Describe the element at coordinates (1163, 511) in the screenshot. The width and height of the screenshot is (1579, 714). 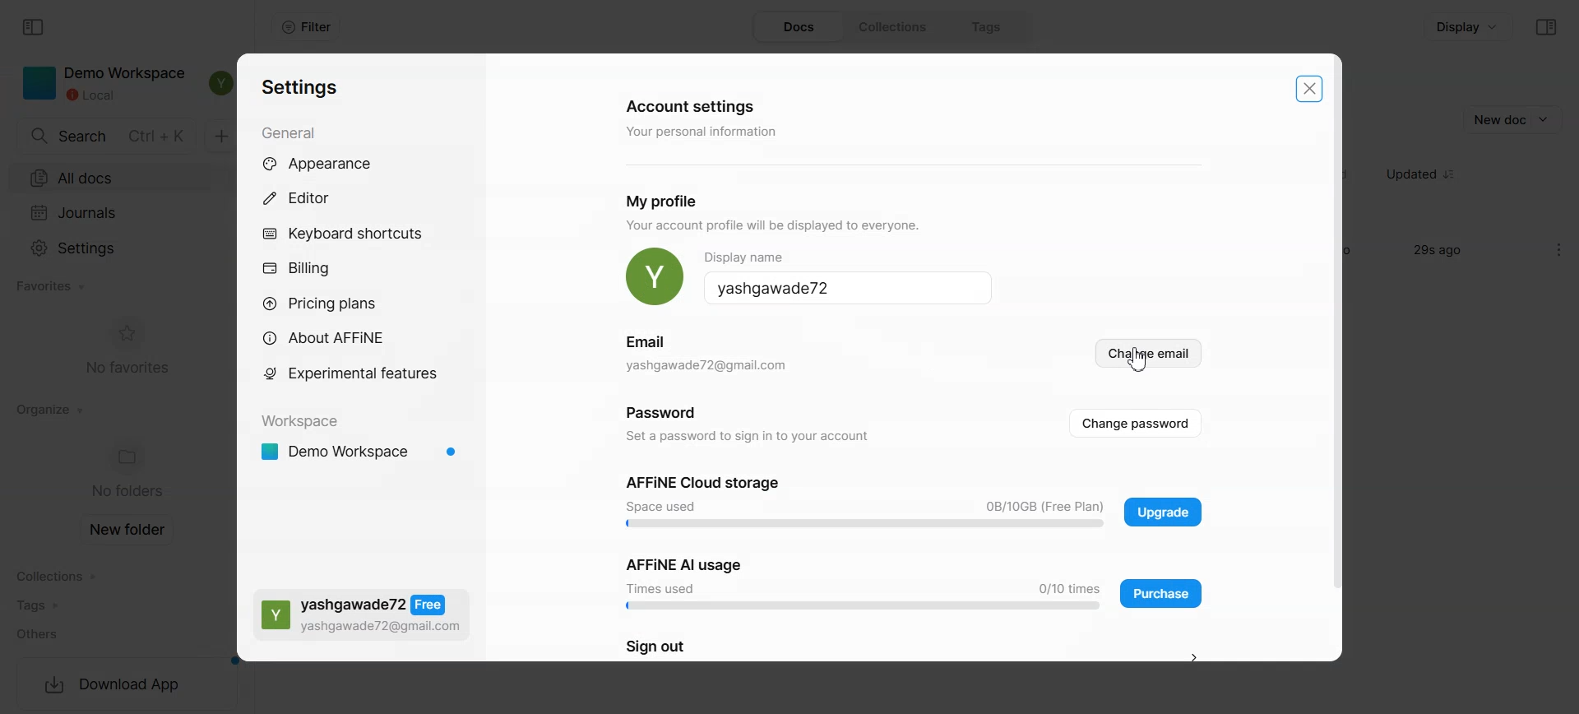
I see `Affine cloud storage upgrade` at that location.